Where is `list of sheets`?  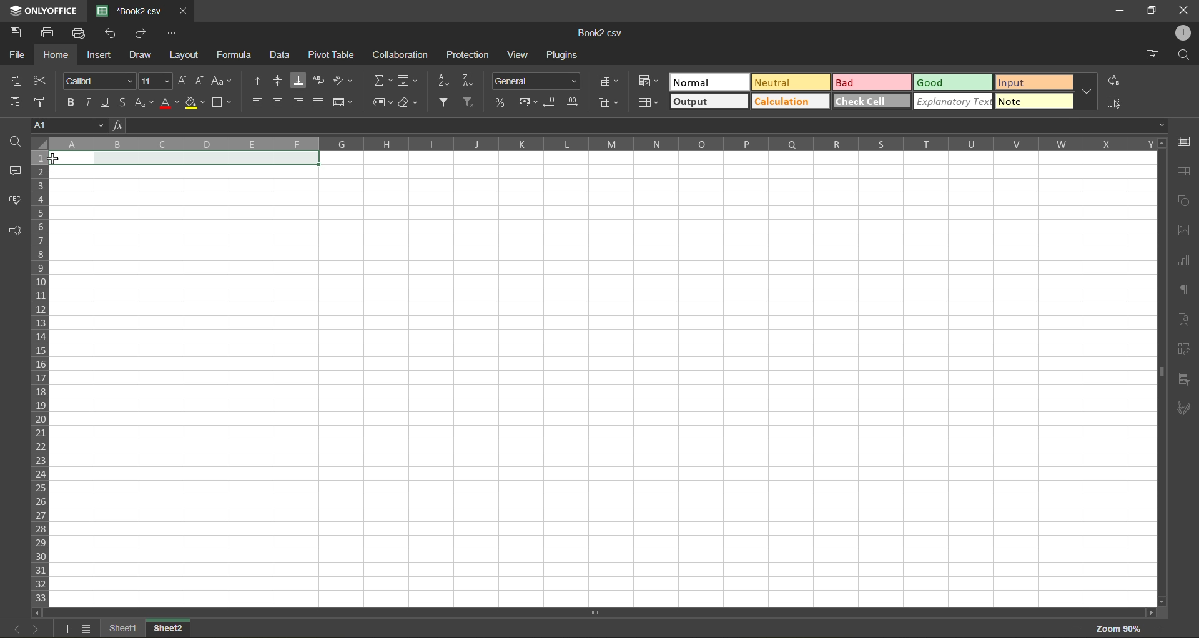
list of sheets is located at coordinates (87, 629).